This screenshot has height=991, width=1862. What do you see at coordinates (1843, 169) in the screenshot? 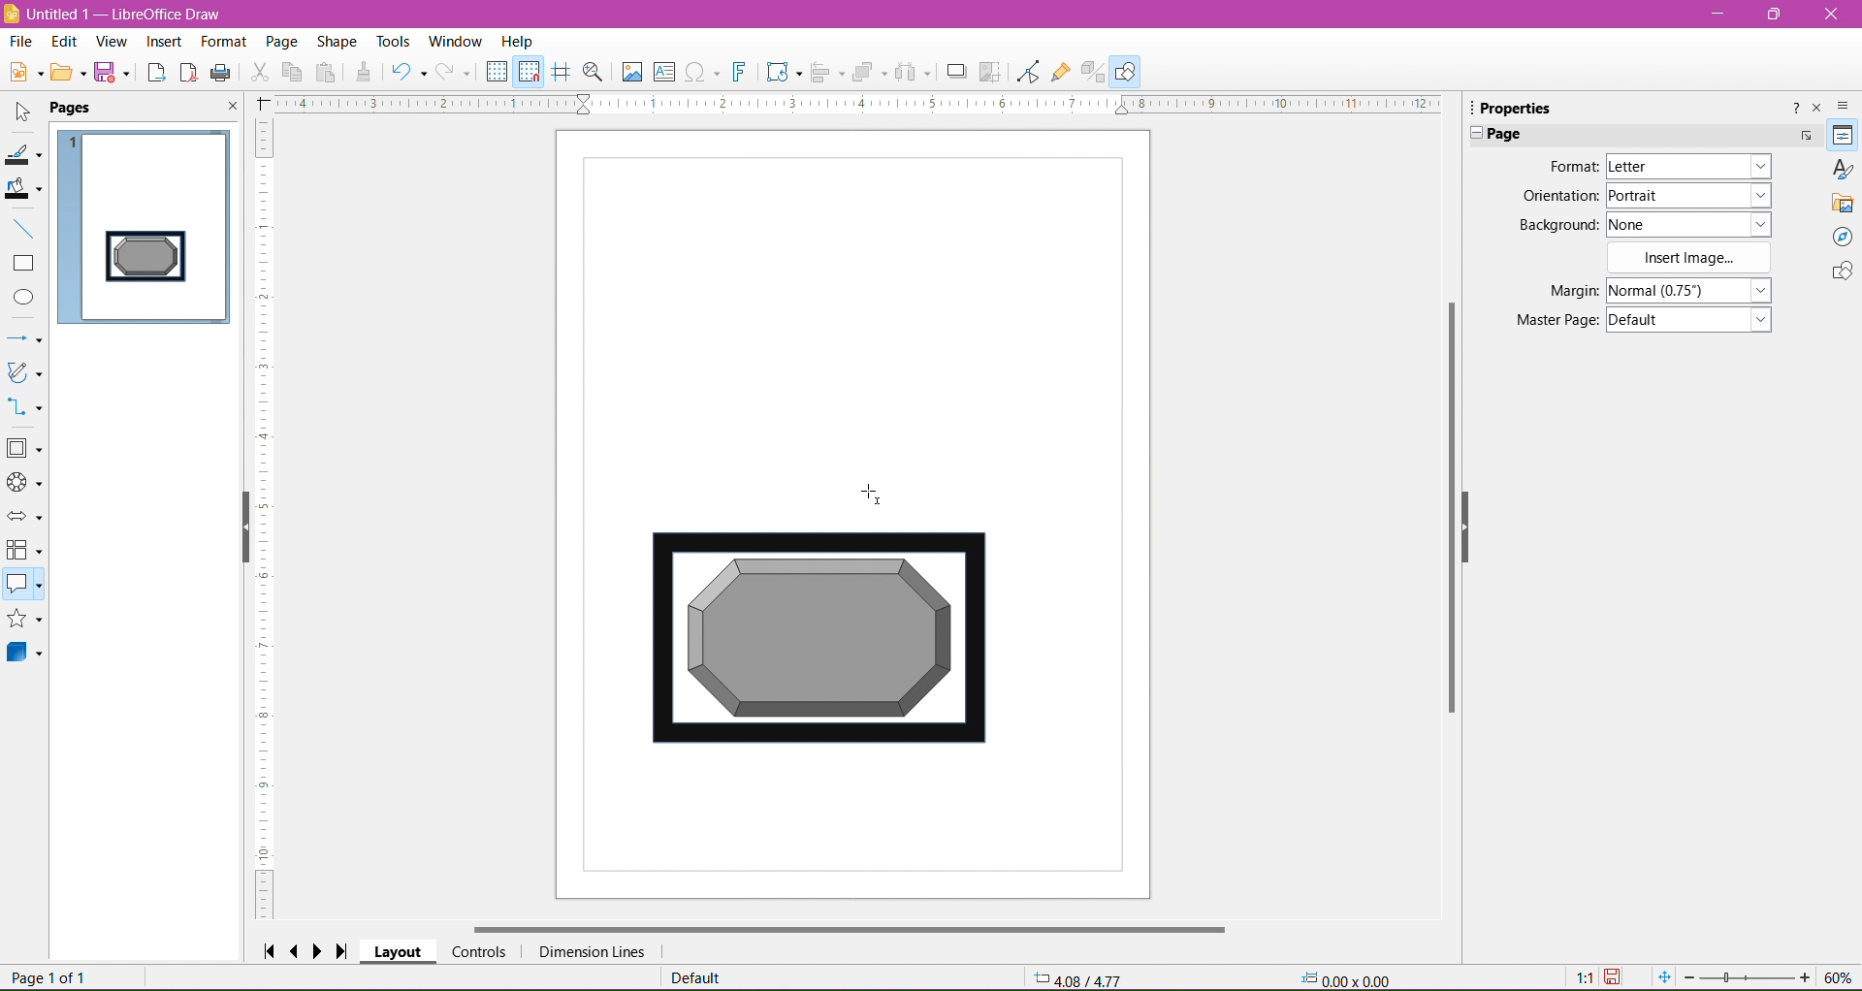
I see `Styles` at bounding box center [1843, 169].